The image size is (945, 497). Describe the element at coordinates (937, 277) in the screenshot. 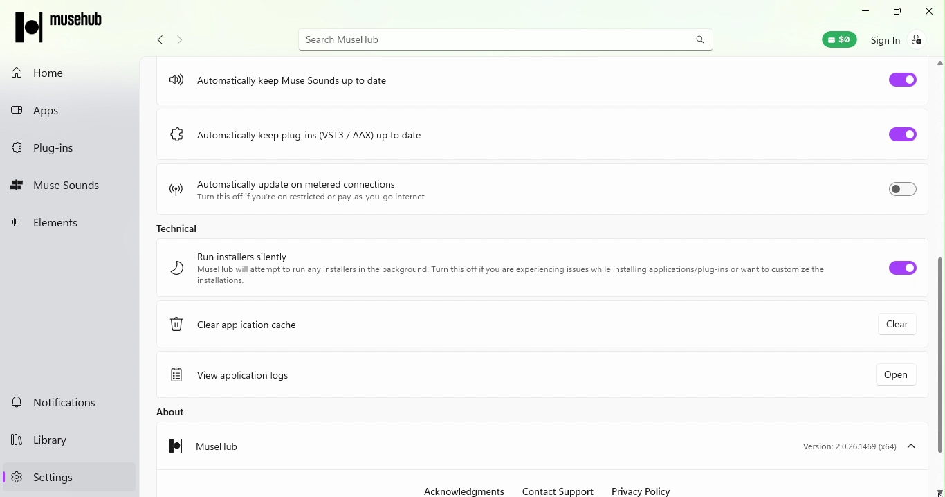

I see `Vertical scroll bar` at that location.